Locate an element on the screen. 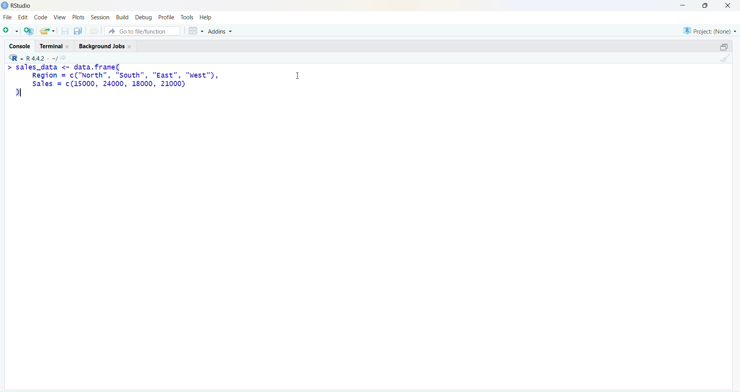 Image resolution: width=740 pixels, height=392 pixels. maximise is located at coordinates (707, 5).